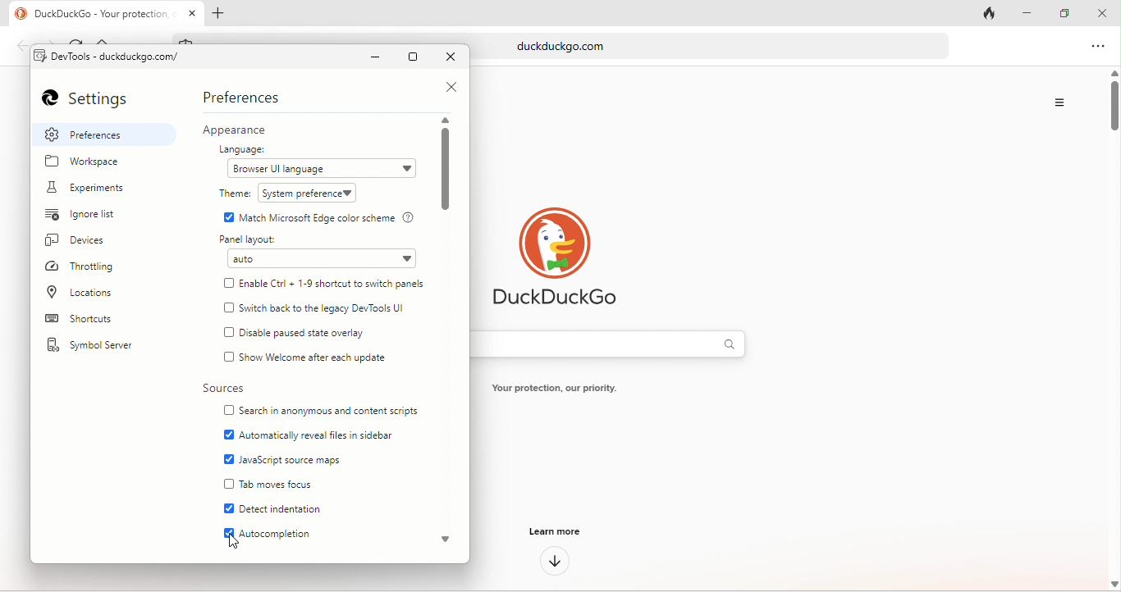  What do you see at coordinates (446, 171) in the screenshot?
I see `vertical scroll bar` at bounding box center [446, 171].